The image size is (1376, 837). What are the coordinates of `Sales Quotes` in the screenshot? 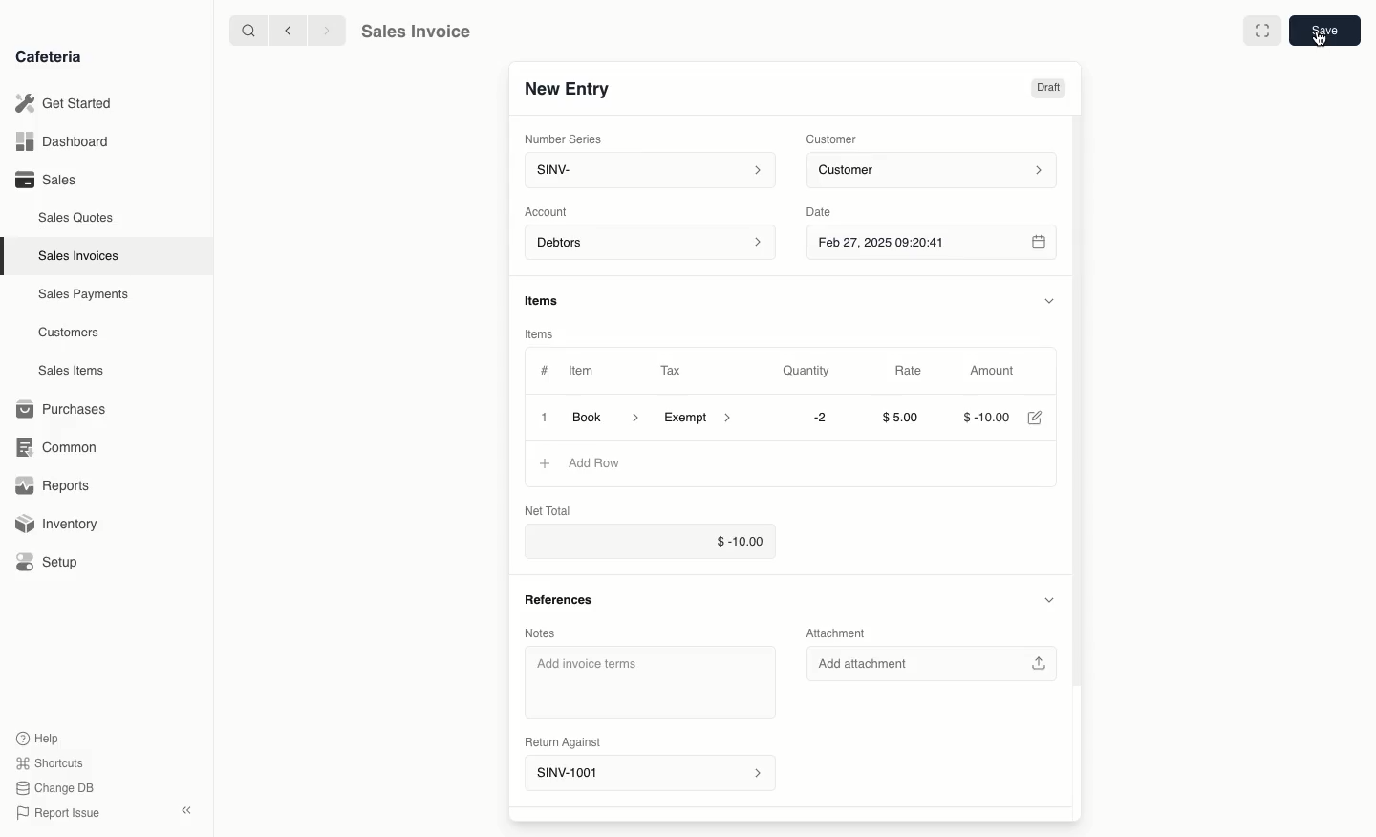 It's located at (76, 220).